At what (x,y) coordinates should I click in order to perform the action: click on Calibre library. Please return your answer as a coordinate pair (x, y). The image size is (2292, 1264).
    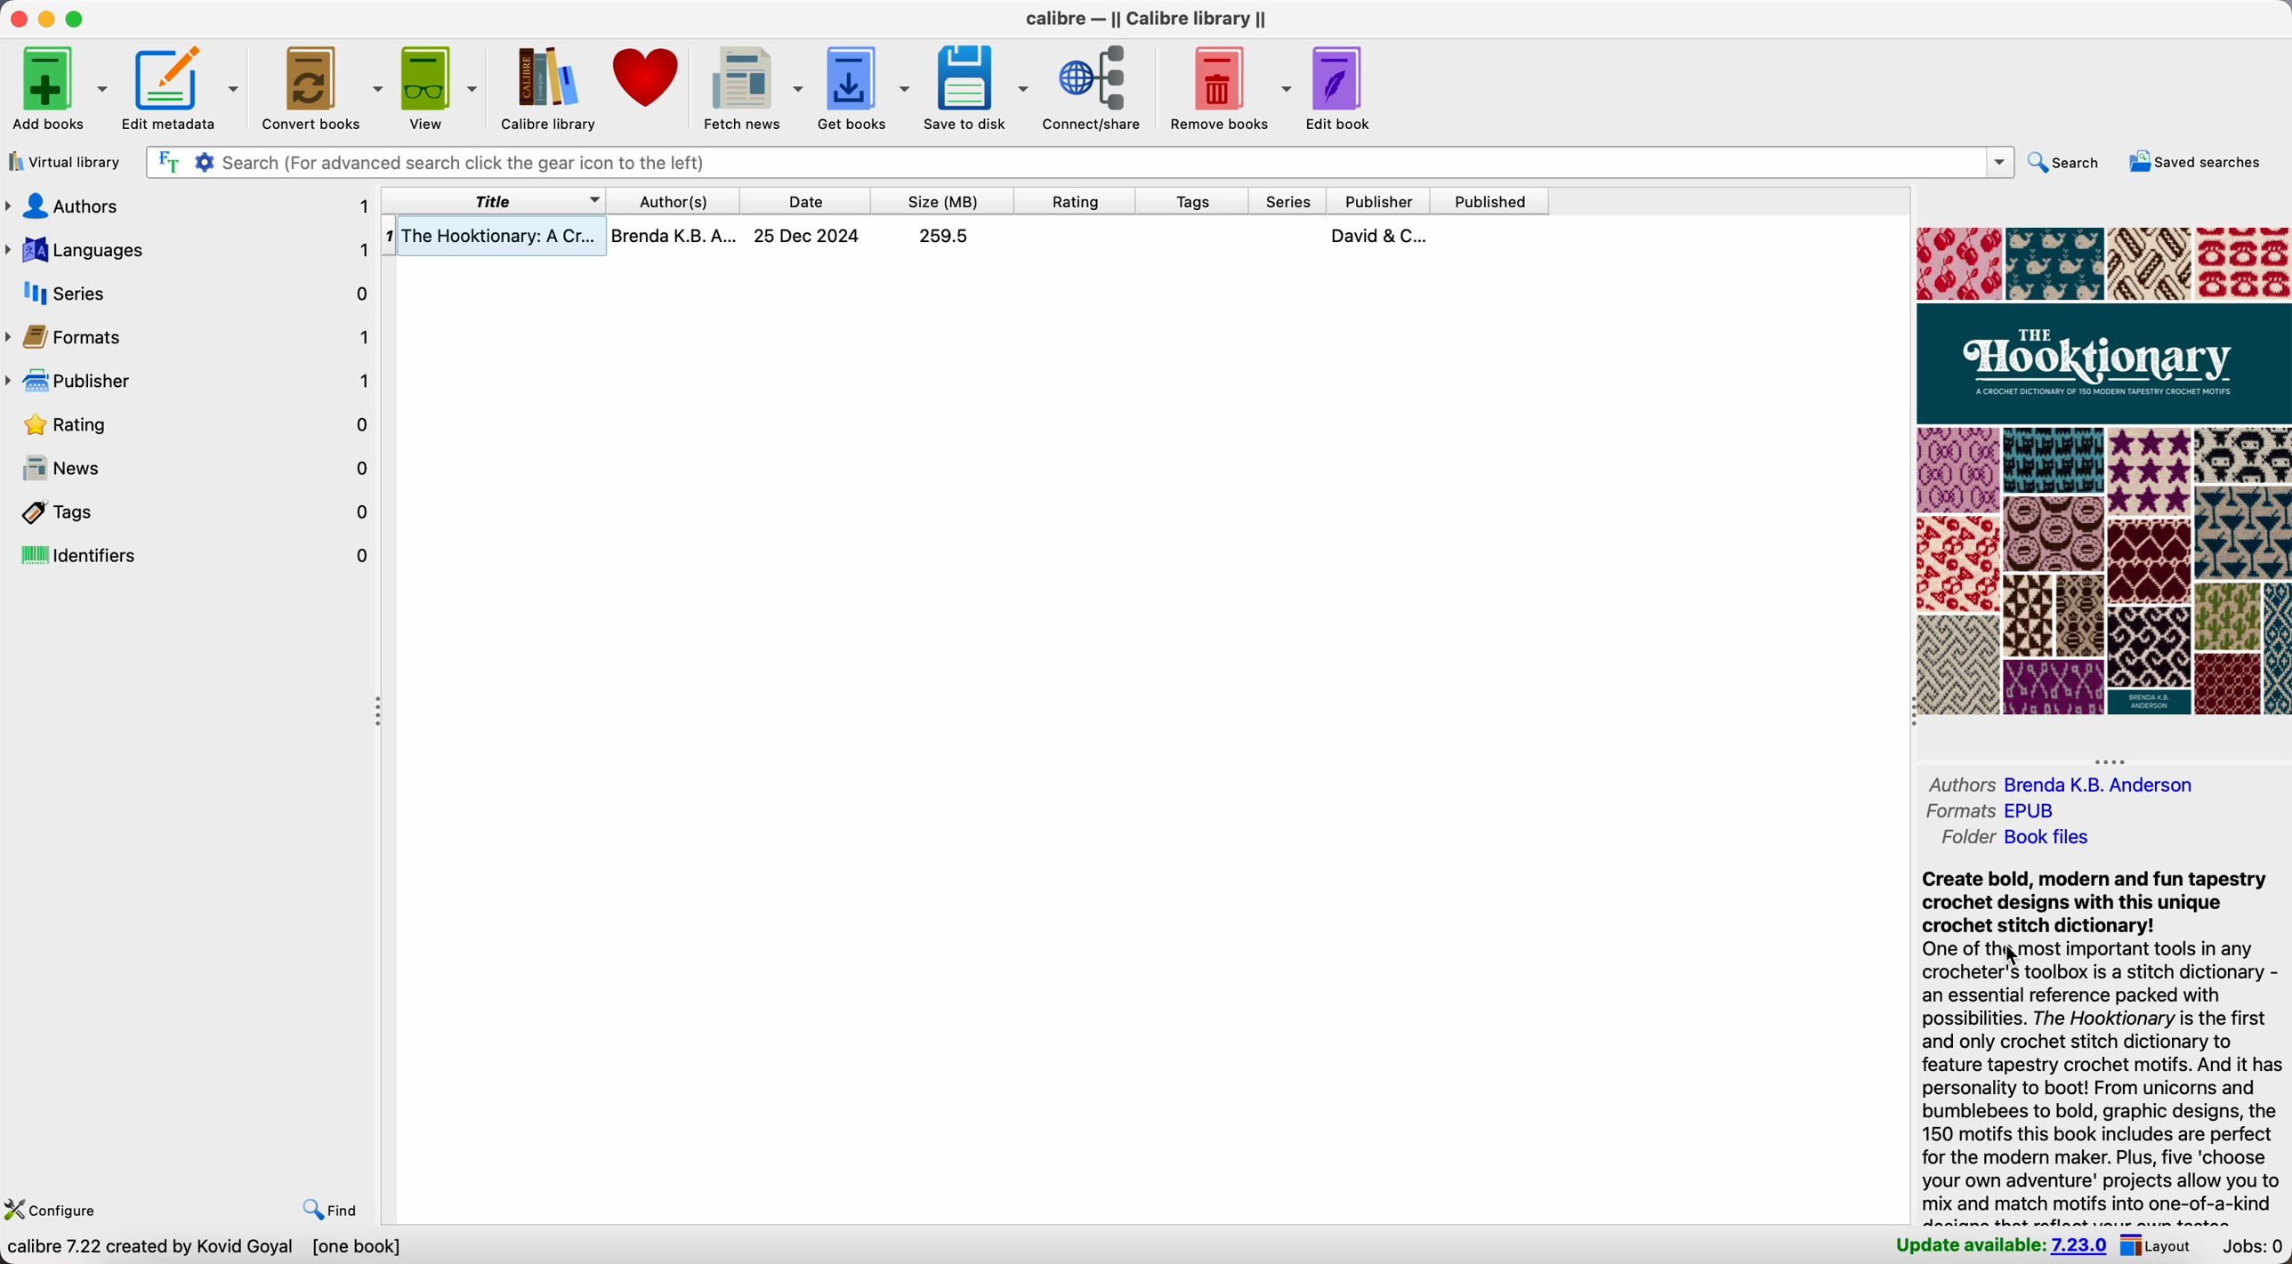
    Looking at the image, I should click on (546, 85).